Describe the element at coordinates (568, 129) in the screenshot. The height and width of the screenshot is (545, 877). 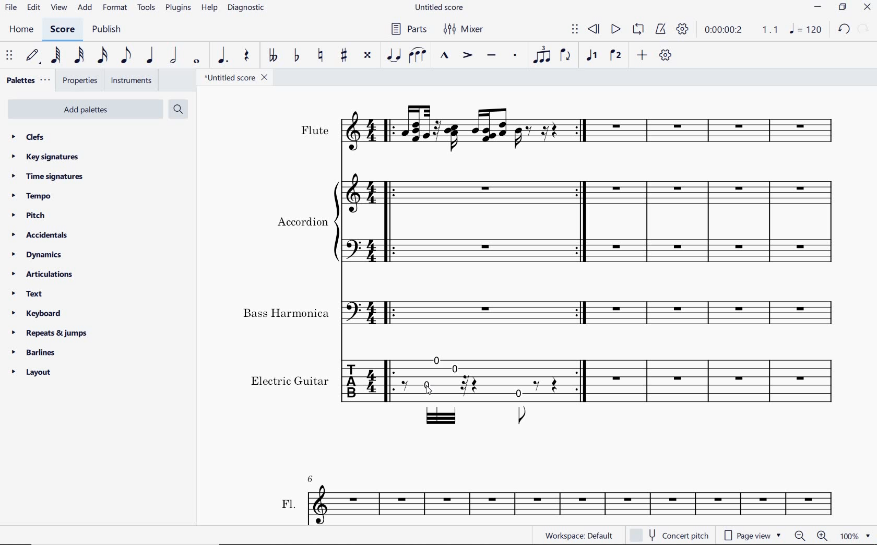
I see `Instrument: Flute` at that location.